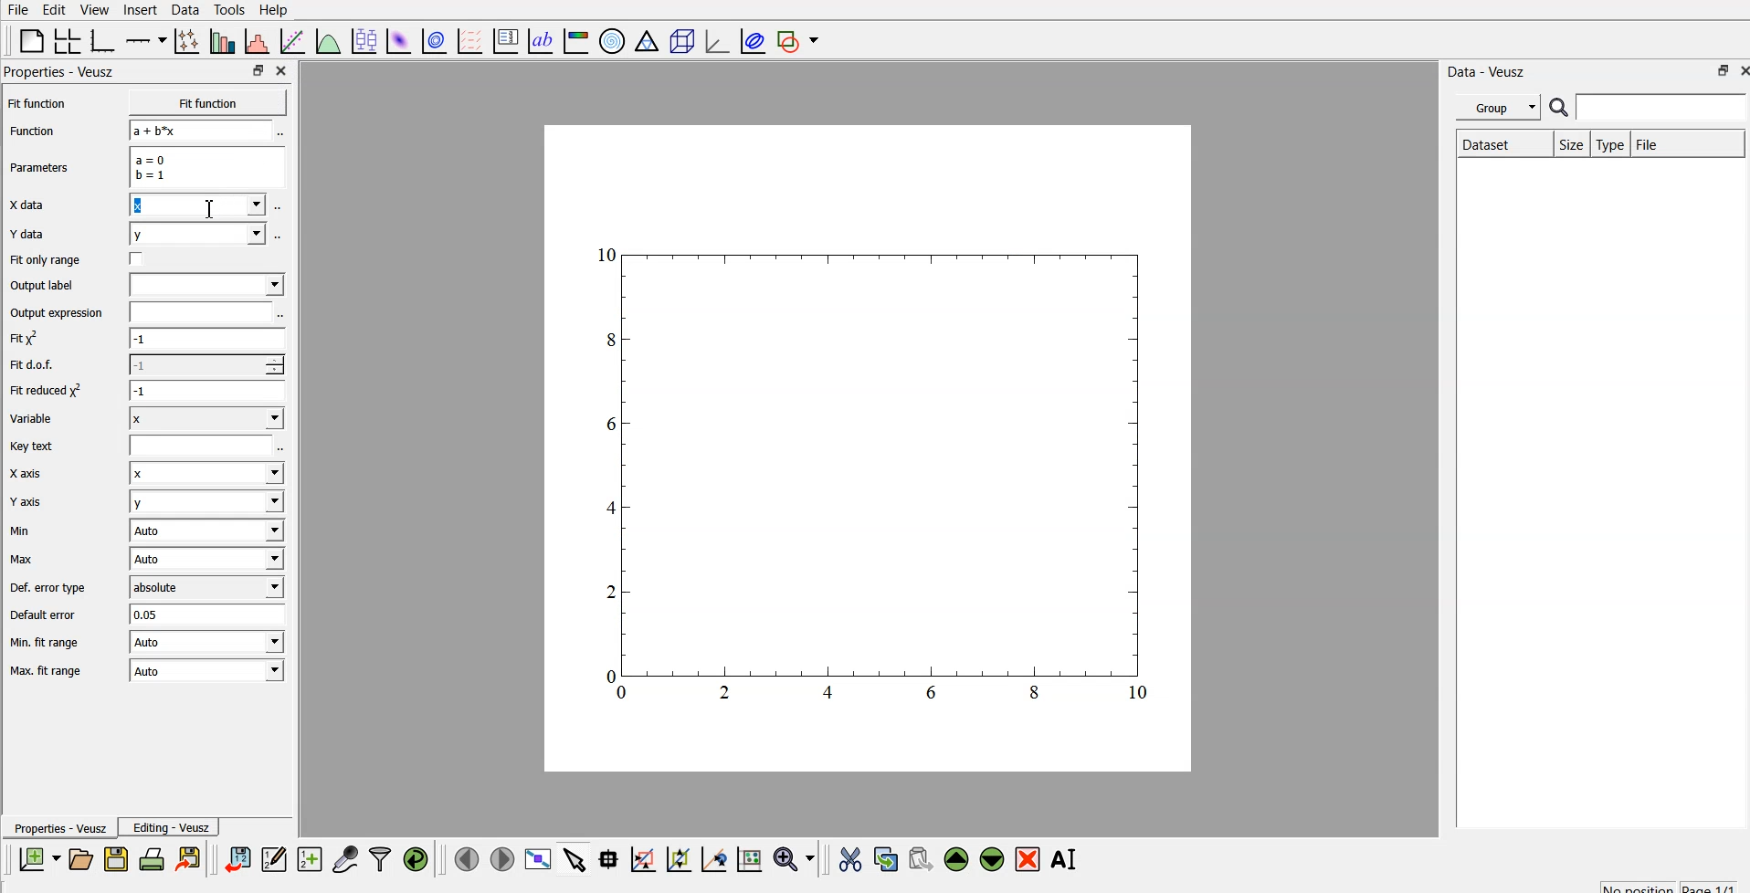 The image size is (1750, 893). What do you see at coordinates (56, 260) in the screenshot?
I see `Fit only range` at bounding box center [56, 260].